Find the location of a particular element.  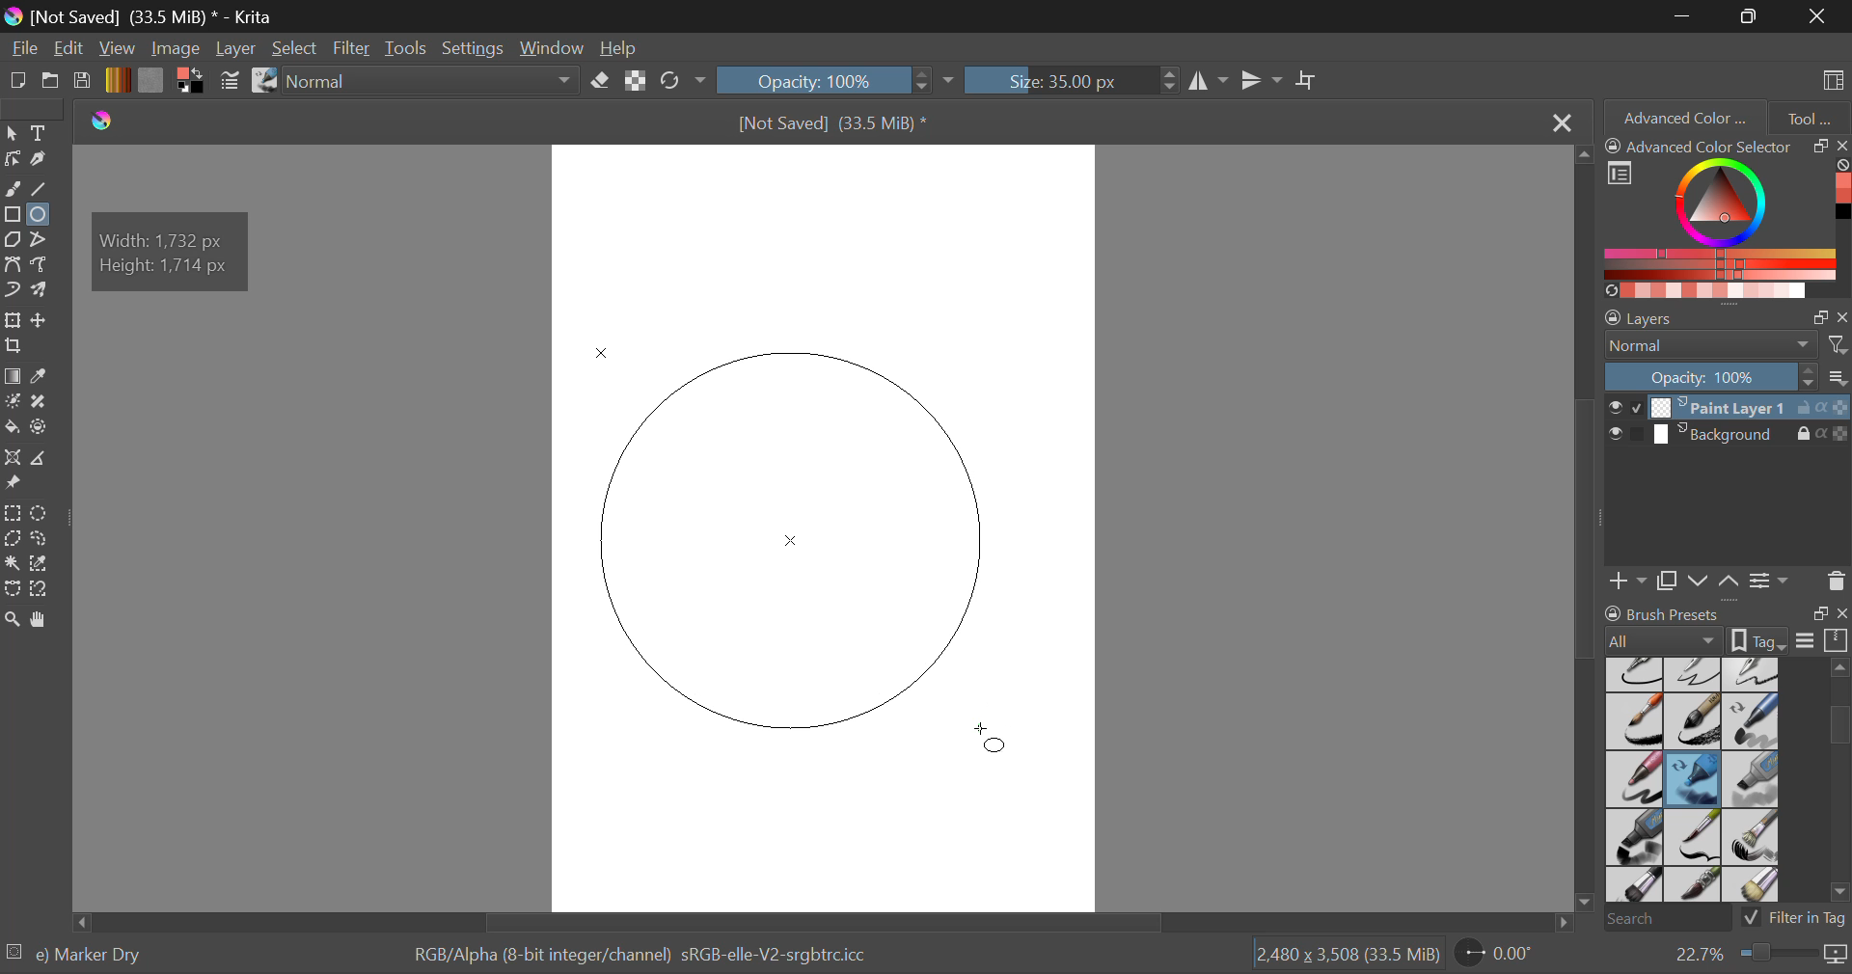

MOUSE_UP Cursor Position is located at coordinates (992, 736).